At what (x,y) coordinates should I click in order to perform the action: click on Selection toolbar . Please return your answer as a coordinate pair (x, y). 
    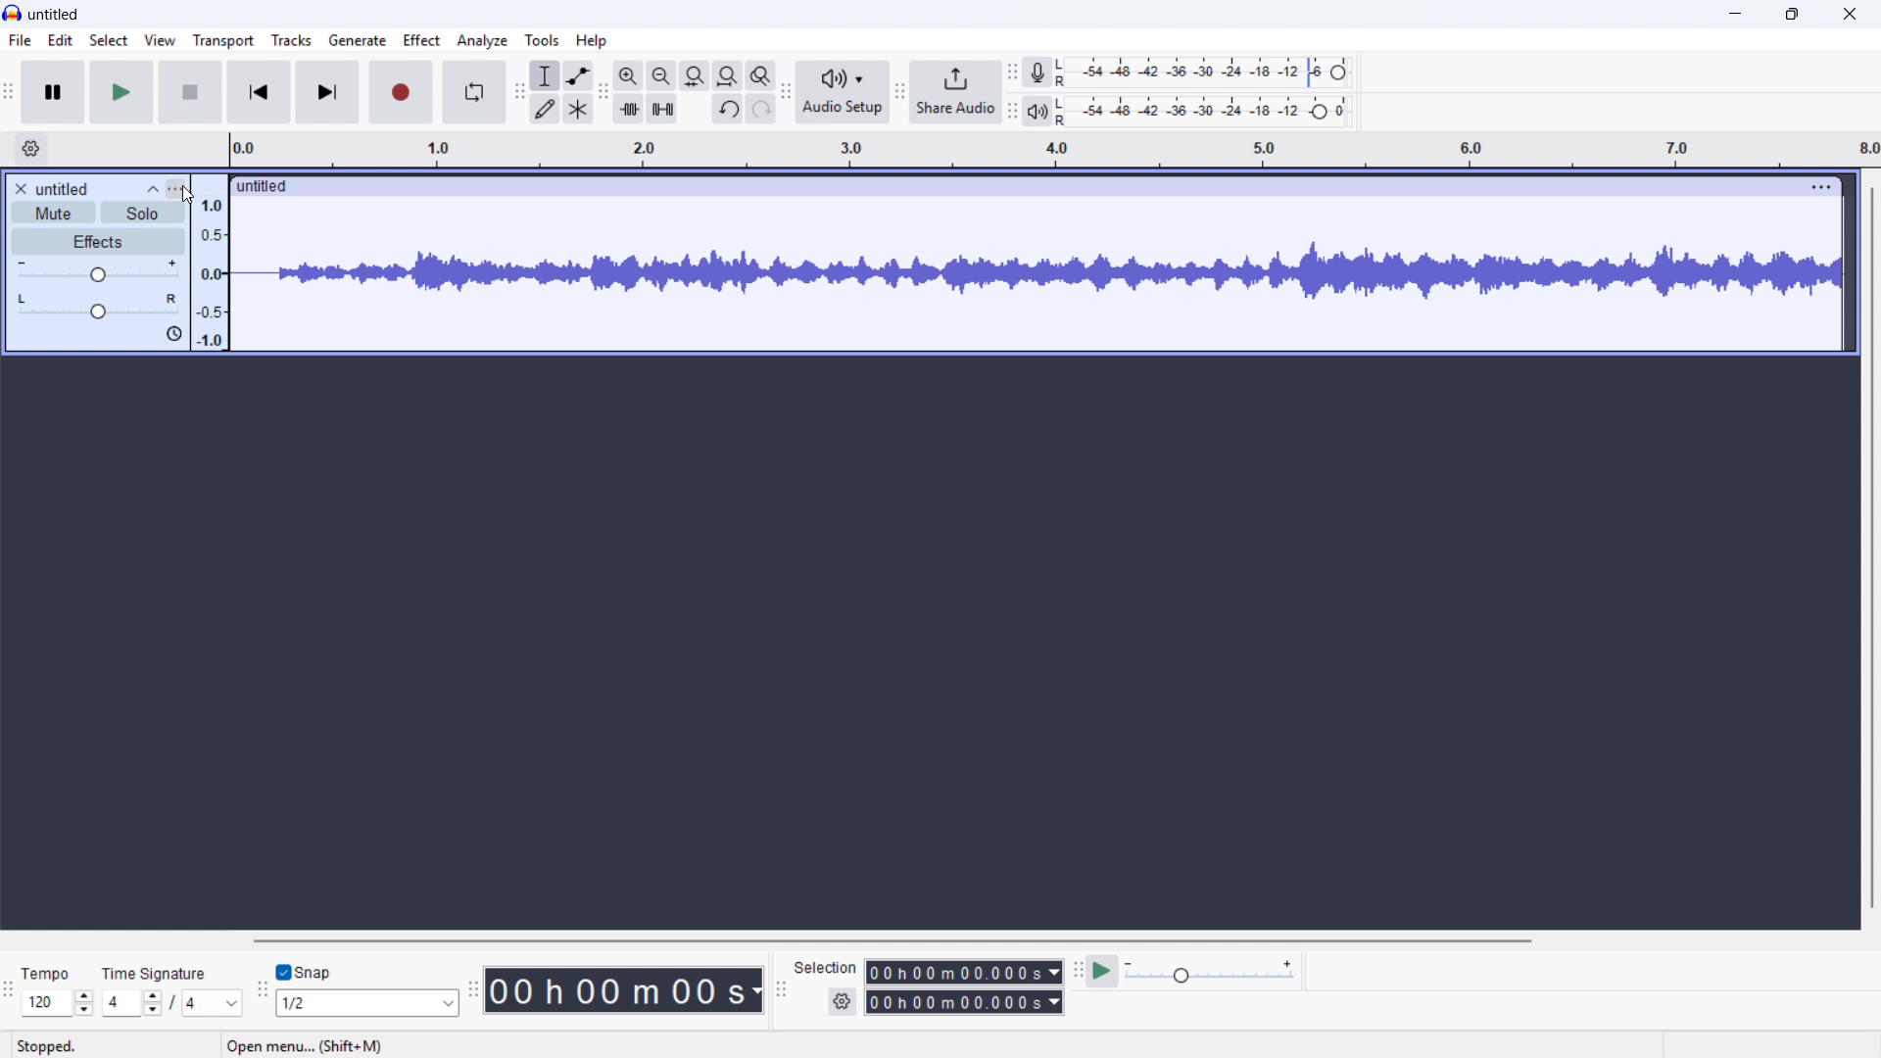
    Looking at the image, I should click on (779, 989).